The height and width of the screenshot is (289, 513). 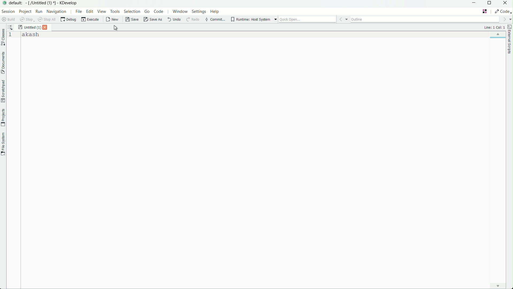 I want to click on classes, so click(x=3, y=37).